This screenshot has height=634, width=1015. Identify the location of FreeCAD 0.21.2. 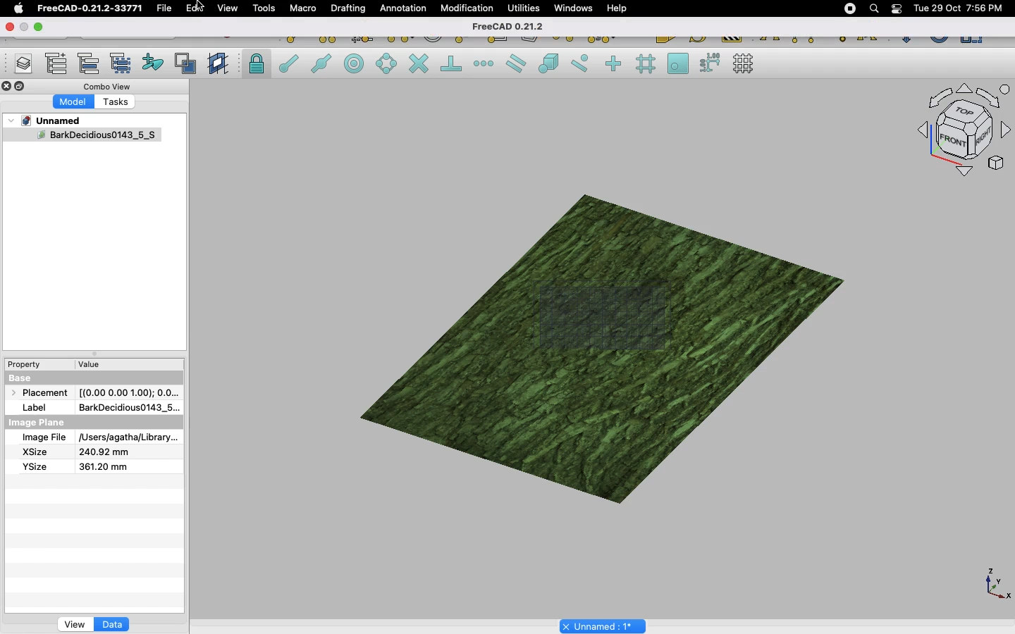
(514, 27).